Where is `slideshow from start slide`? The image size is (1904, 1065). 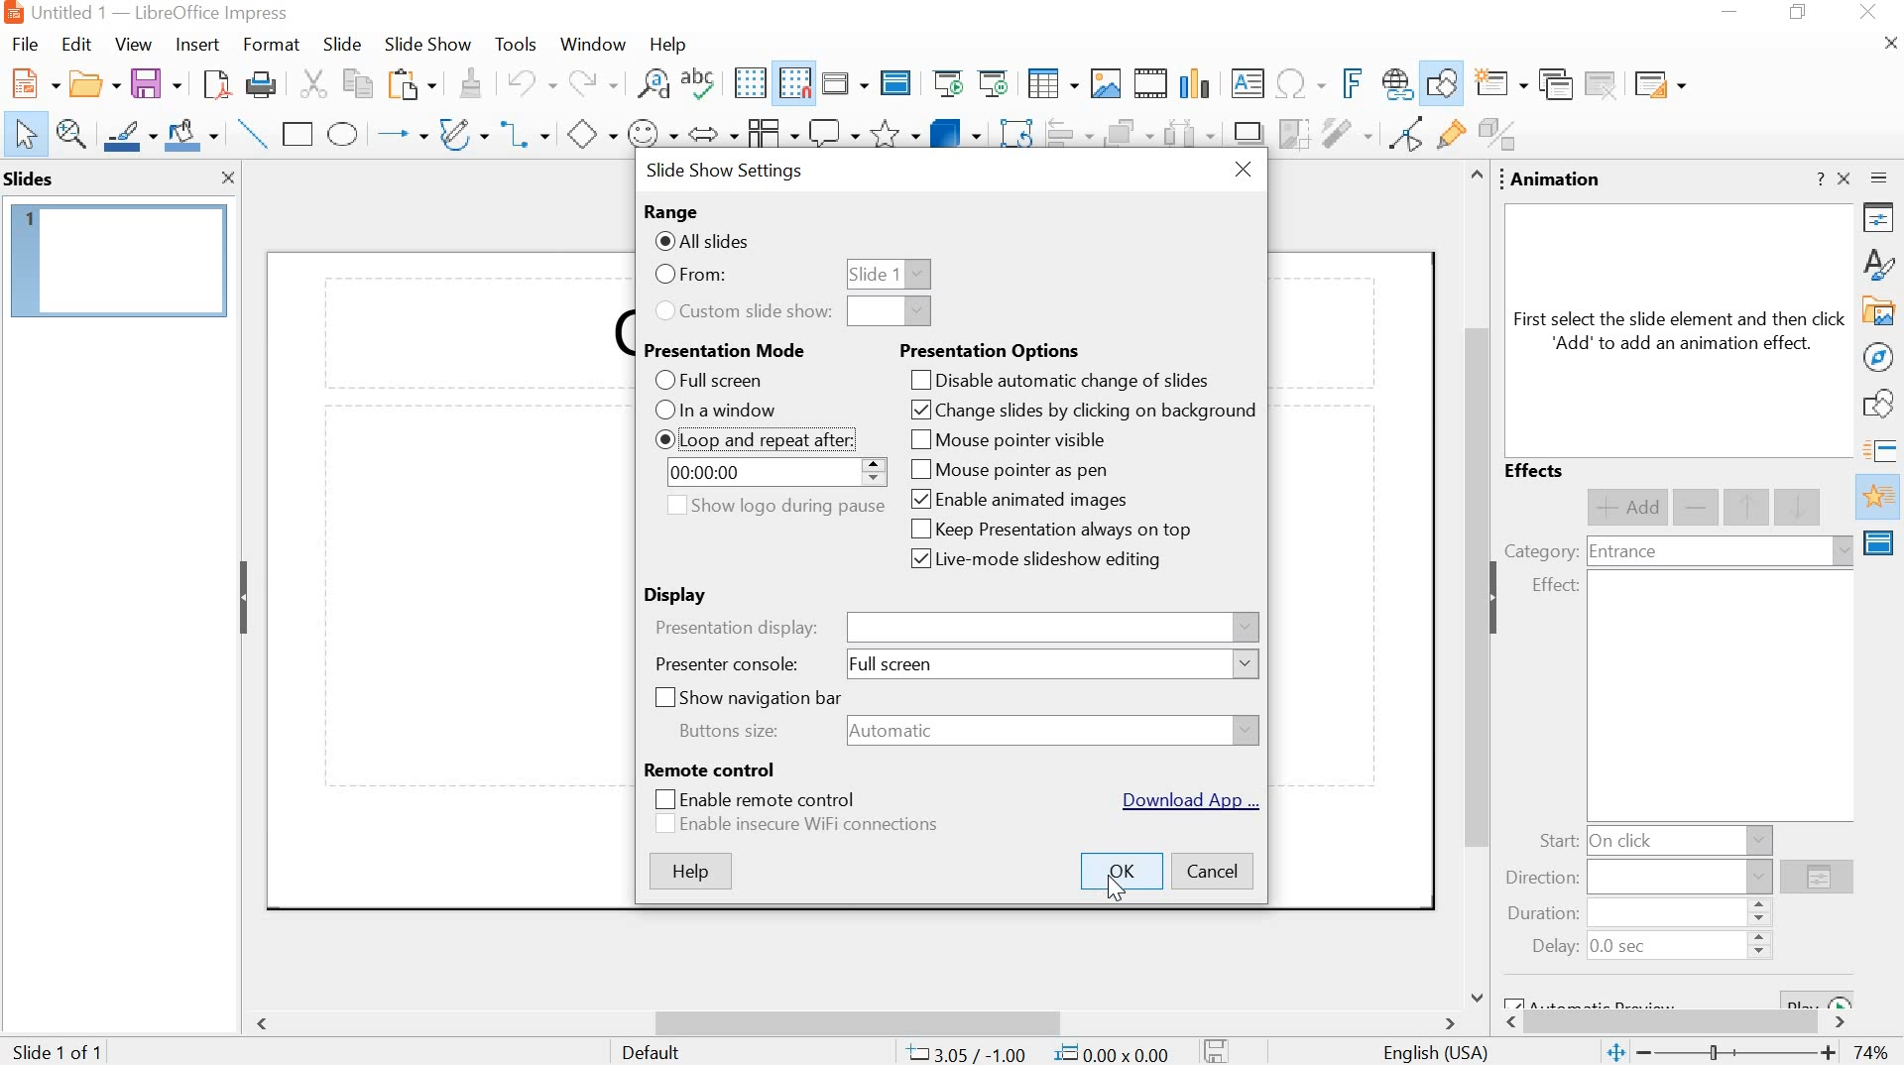
slideshow from start slide is located at coordinates (948, 85).